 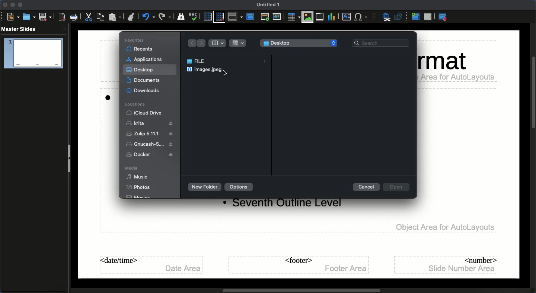 I want to click on Hyperlink, so click(x=386, y=17).